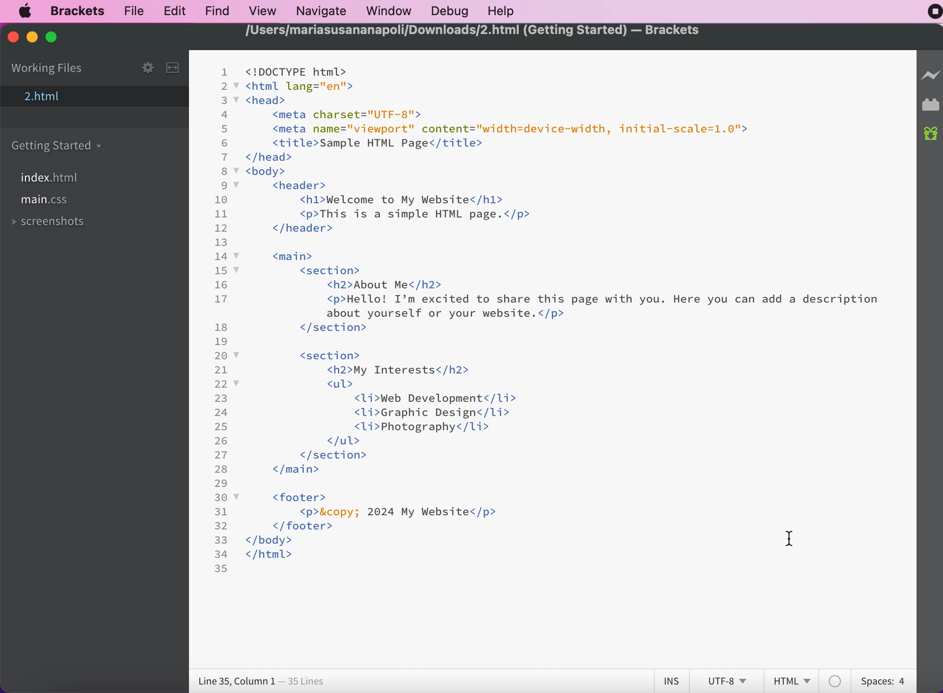 The width and height of the screenshot is (943, 693). I want to click on 21, so click(221, 370).